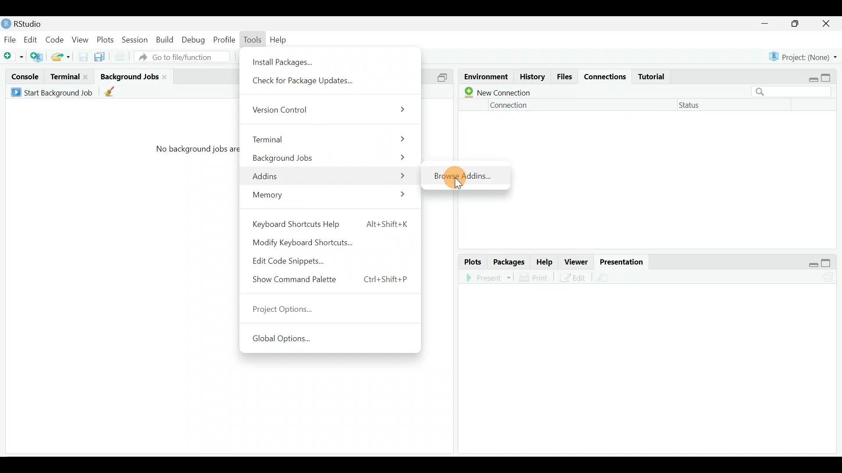  Describe the element at coordinates (445, 78) in the screenshot. I see `Split` at that location.